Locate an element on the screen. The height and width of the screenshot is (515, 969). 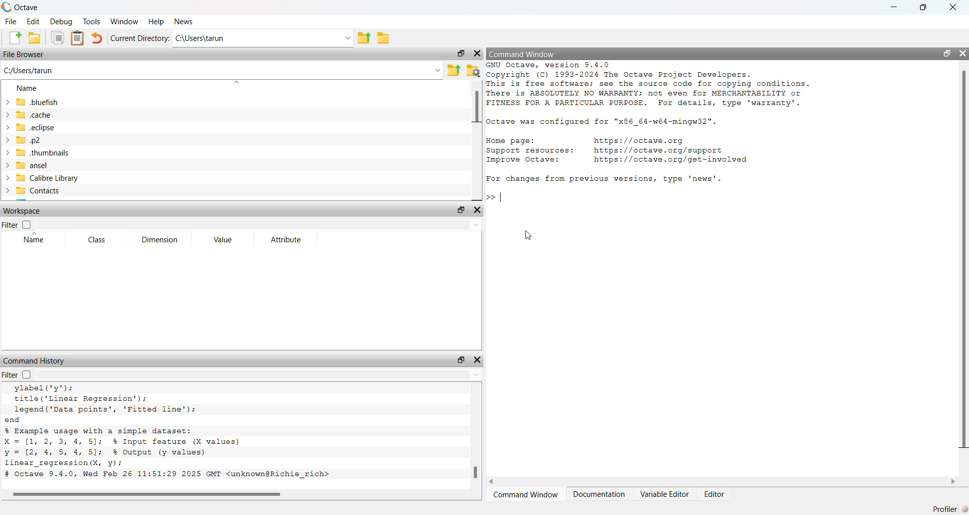
documentation is located at coordinates (601, 494).